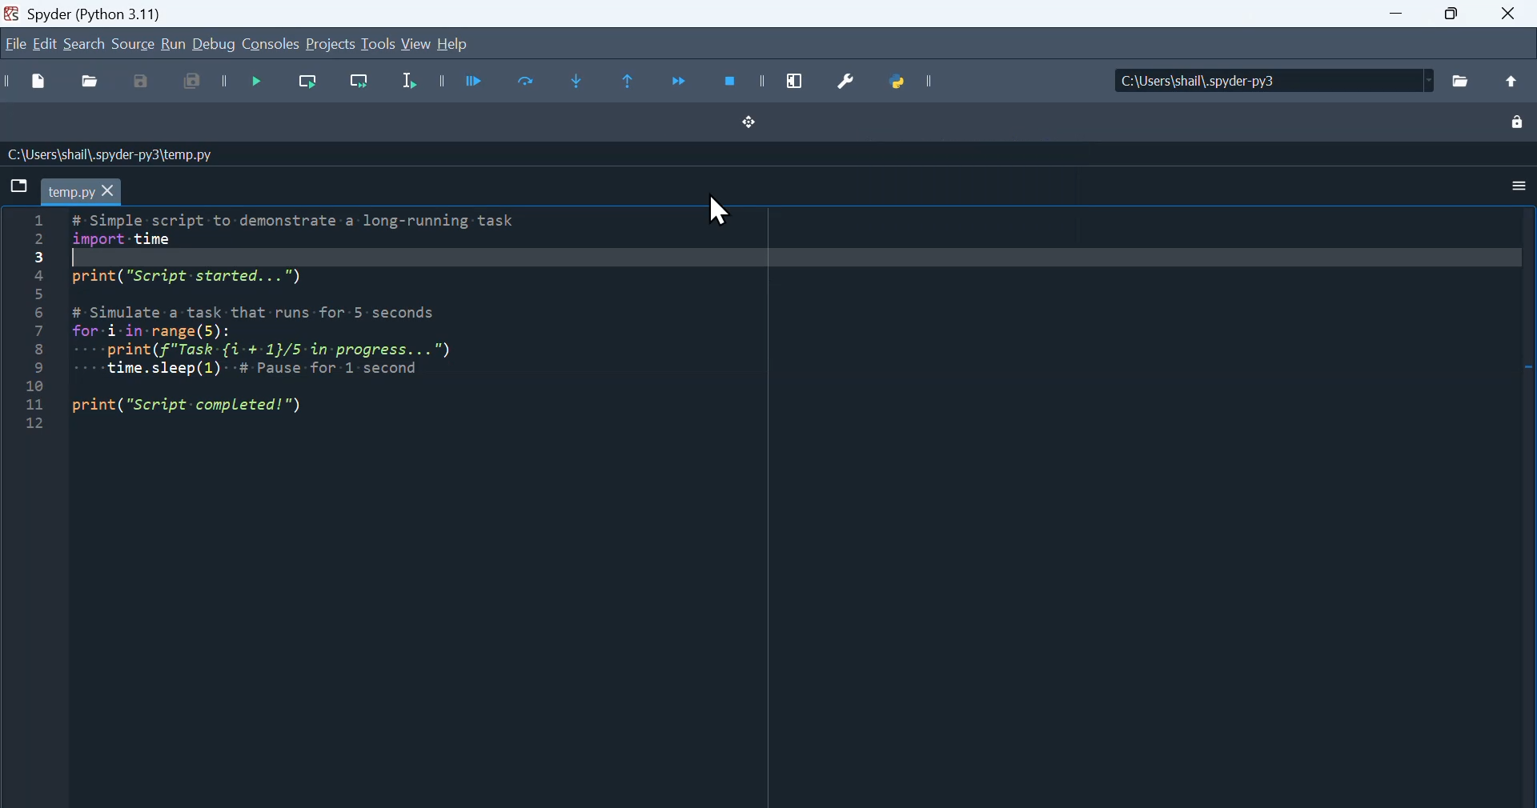  I want to click on Filename, so click(90, 190).